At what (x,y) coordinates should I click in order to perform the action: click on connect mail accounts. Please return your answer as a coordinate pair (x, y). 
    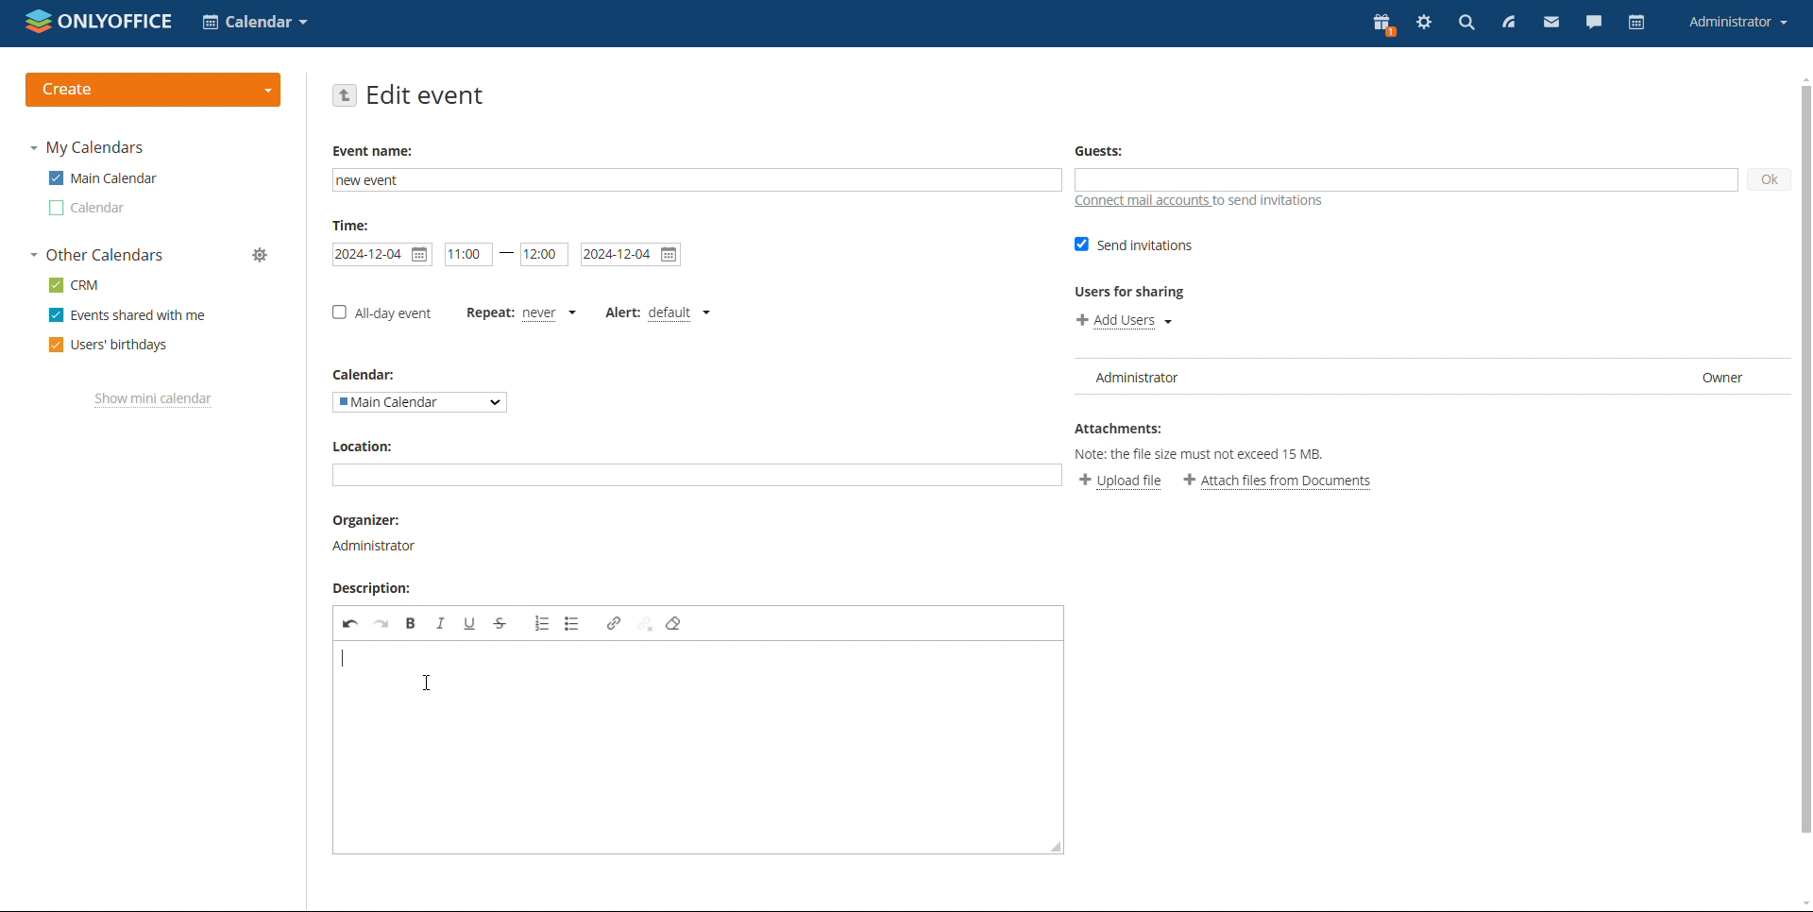
    Looking at the image, I should click on (1137, 201).